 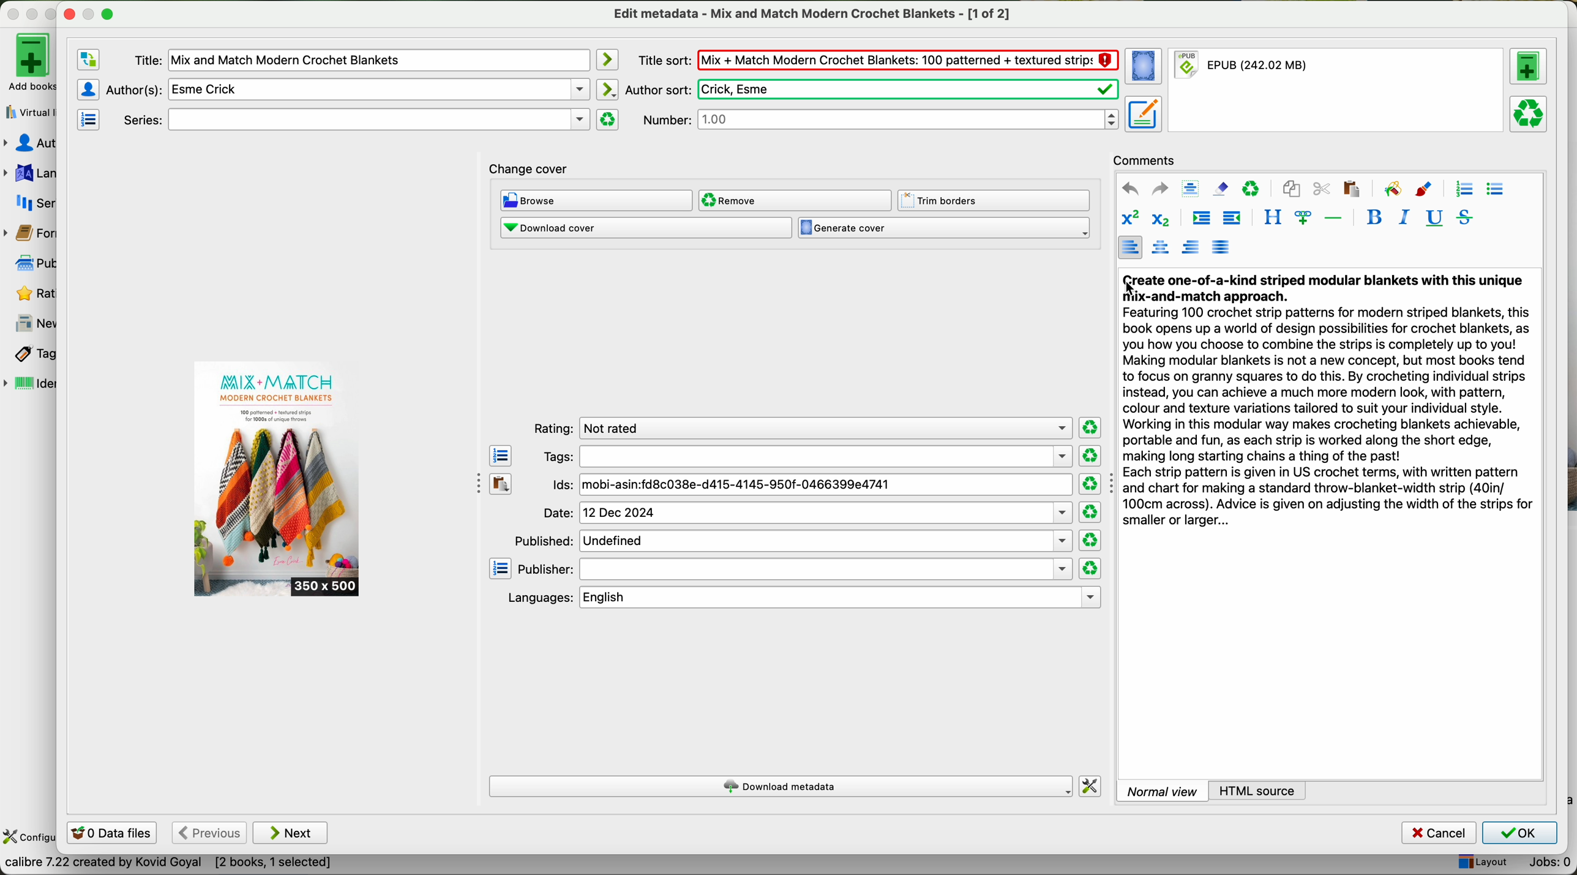 What do you see at coordinates (29, 838) in the screenshot?
I see `configure` at bounding box center [29, 838].